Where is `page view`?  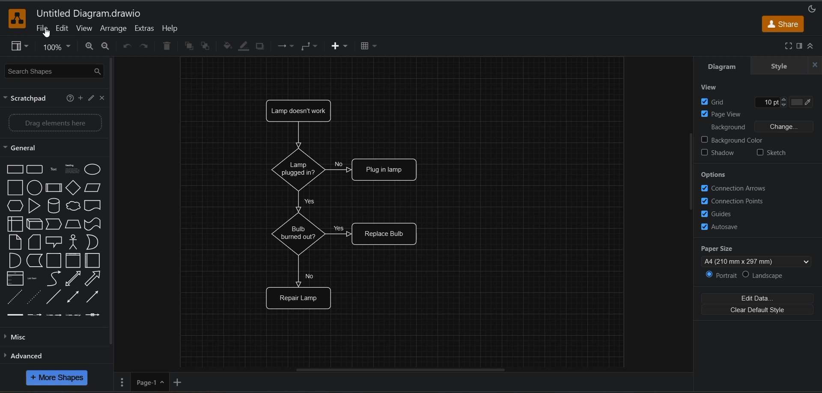
page view is located at coordinates (727, 114).